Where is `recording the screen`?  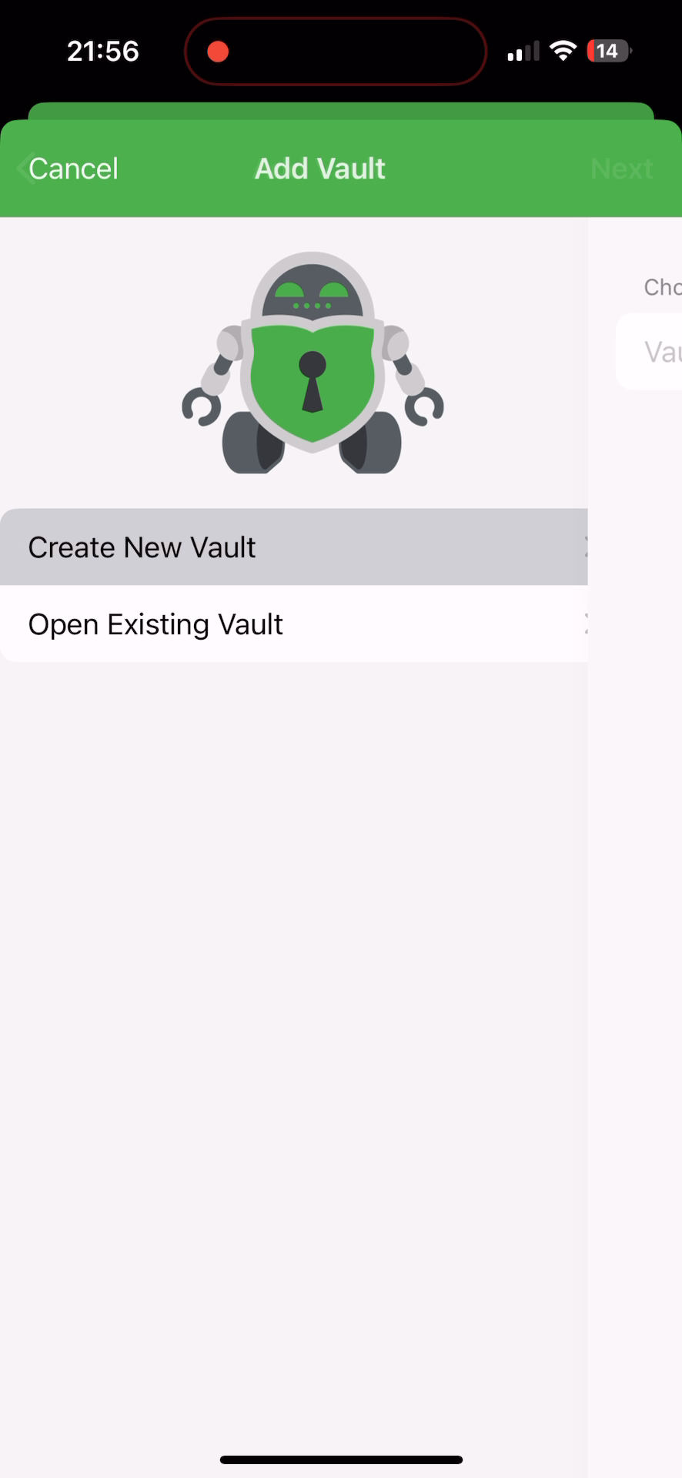 recording the screen is located at coordinates (218, 48).